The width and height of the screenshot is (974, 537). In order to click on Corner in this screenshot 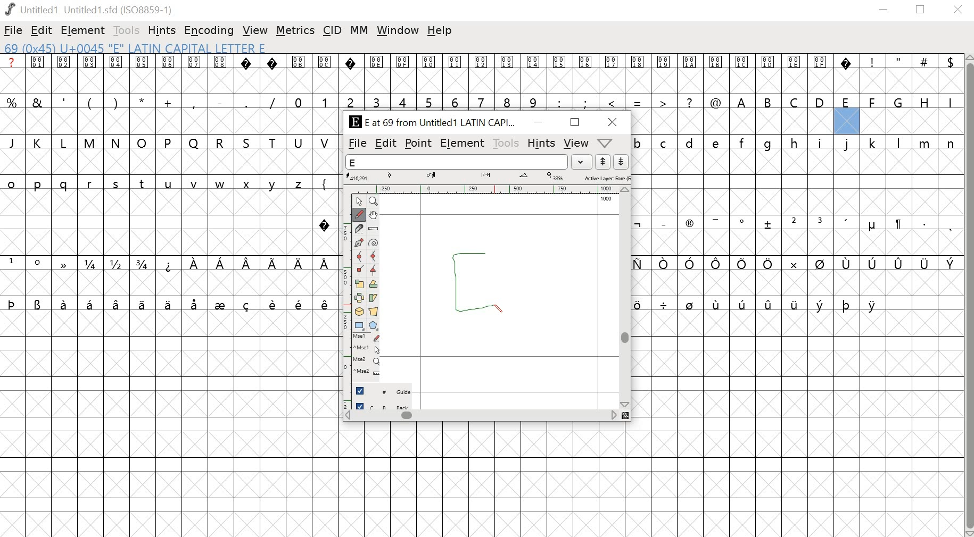, I will do `click(359, 271)`.